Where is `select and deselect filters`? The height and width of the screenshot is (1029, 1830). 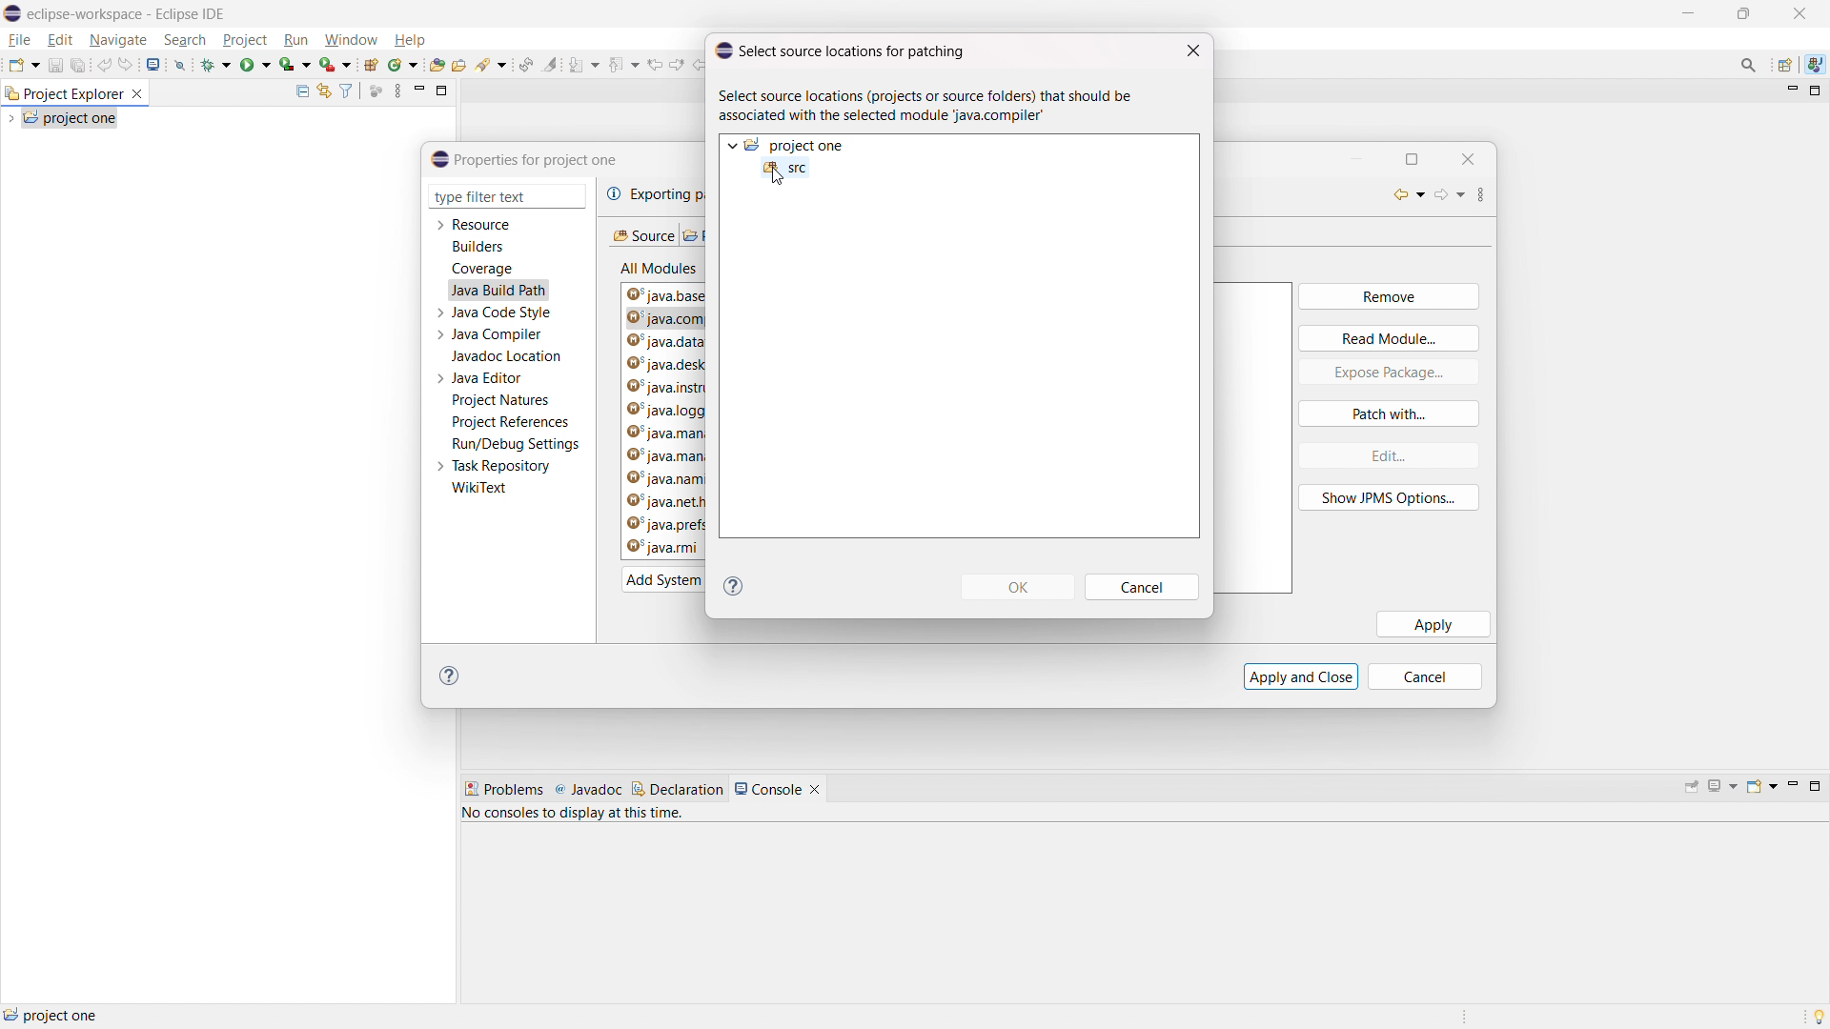 select and deselect filters is located at coordinates (346, 91).